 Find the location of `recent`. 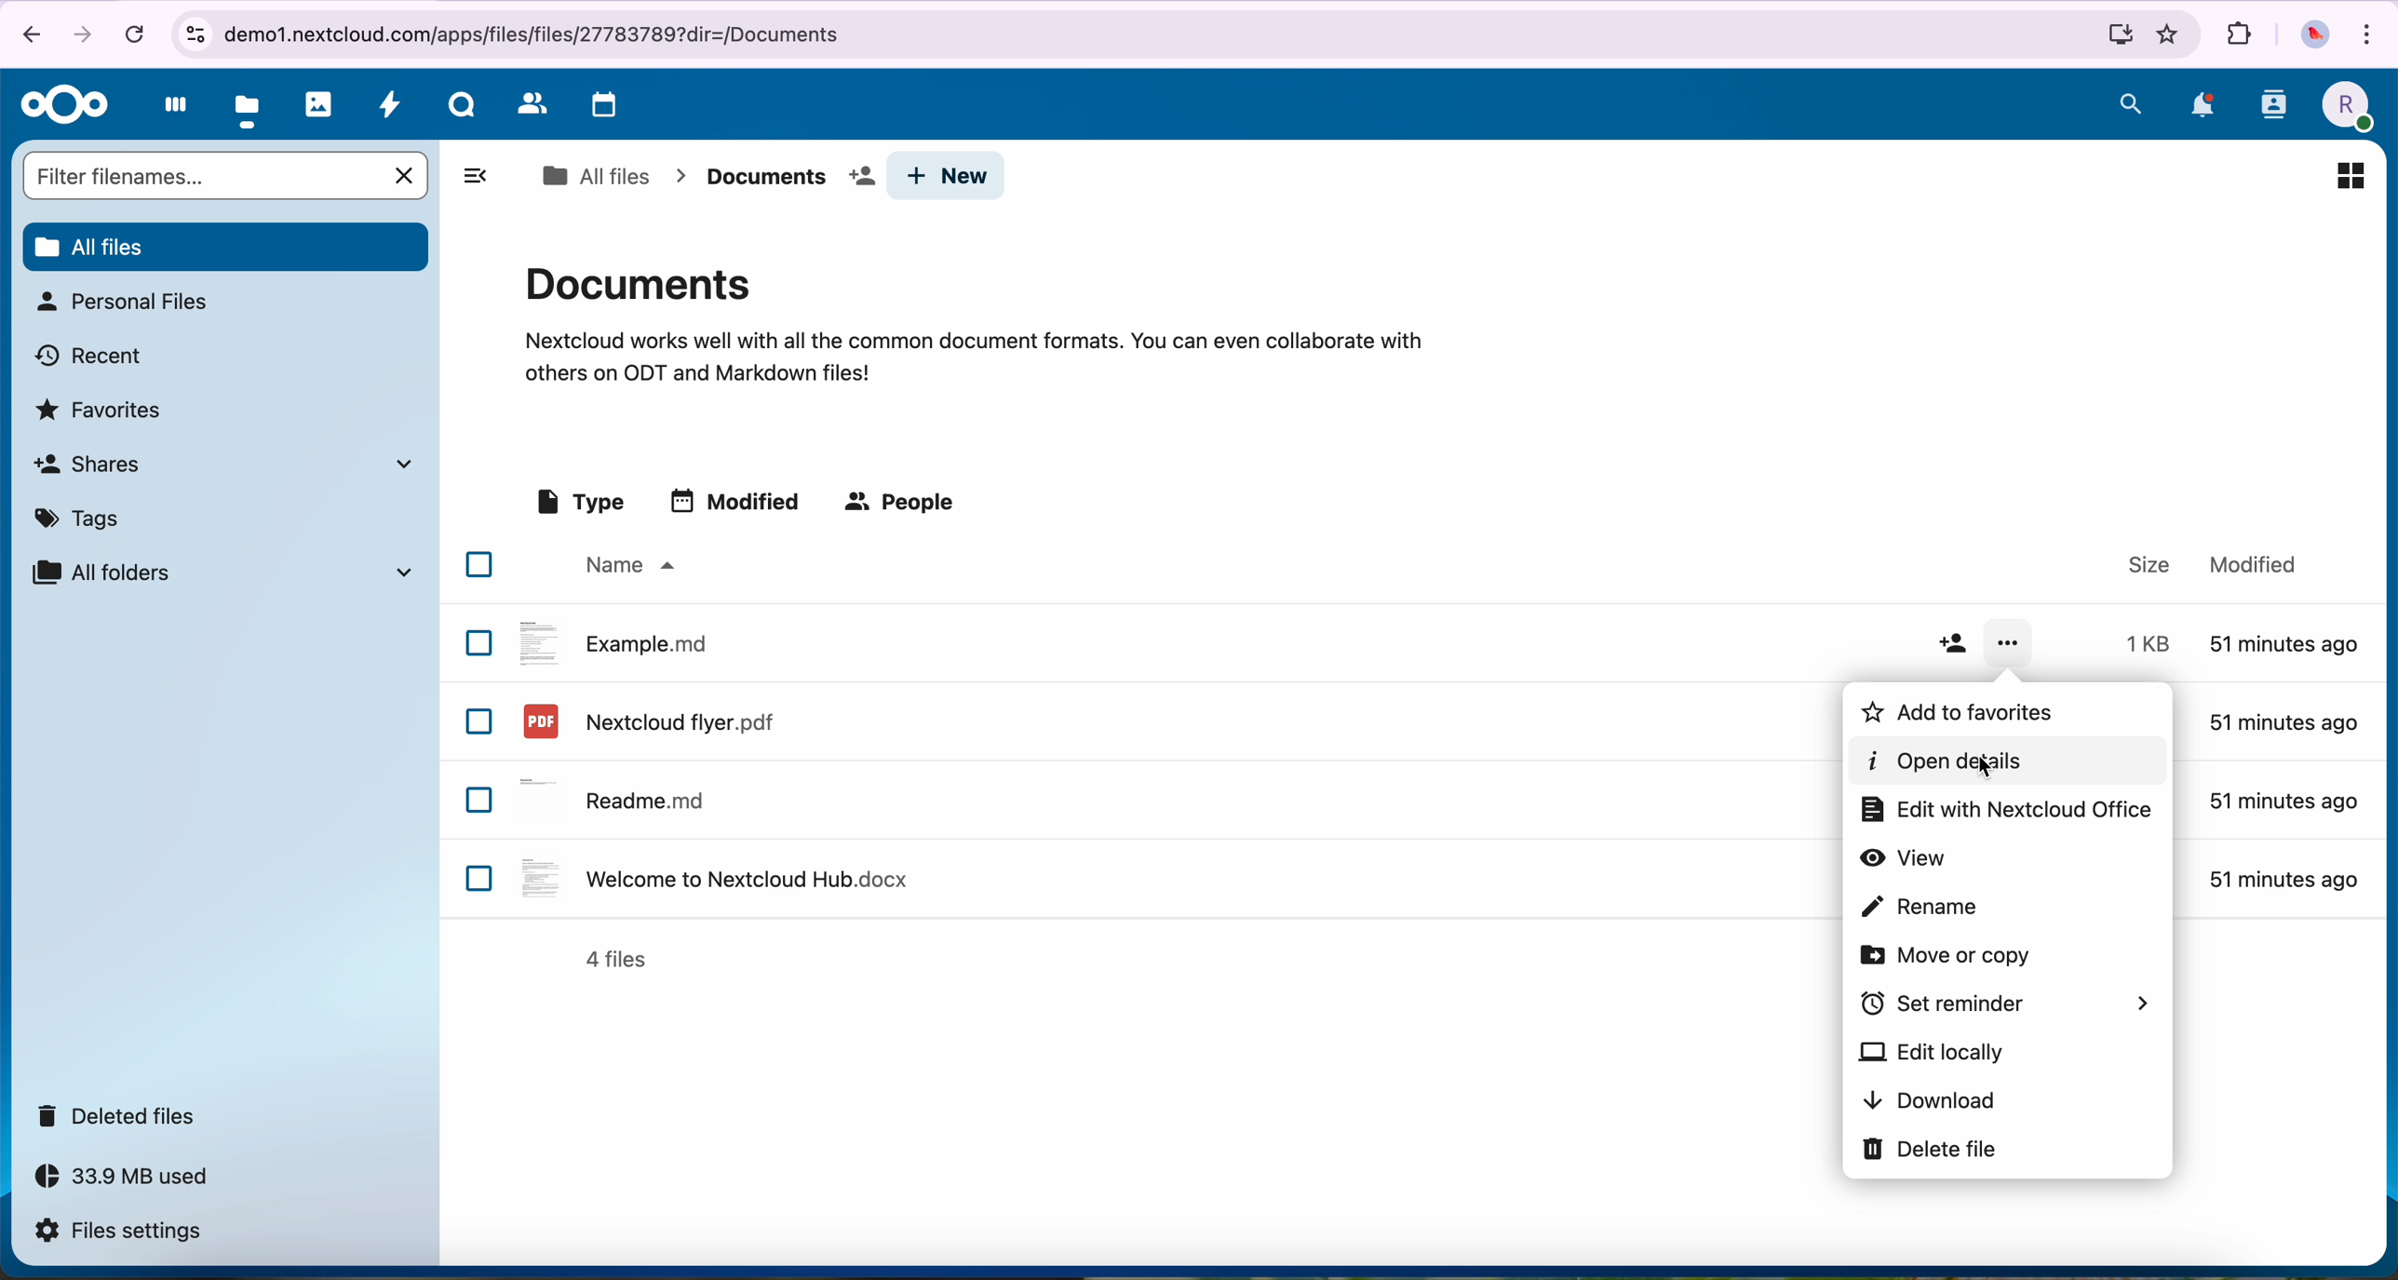

recent is located at coordinates (91, 354).